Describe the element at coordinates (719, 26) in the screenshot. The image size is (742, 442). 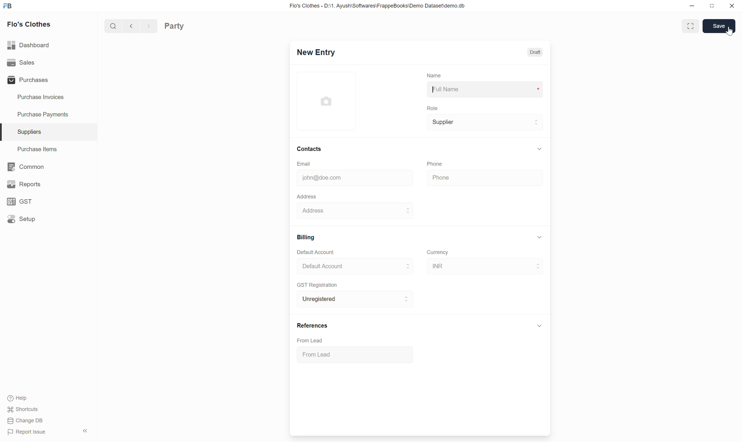
I see `Save` at that location.